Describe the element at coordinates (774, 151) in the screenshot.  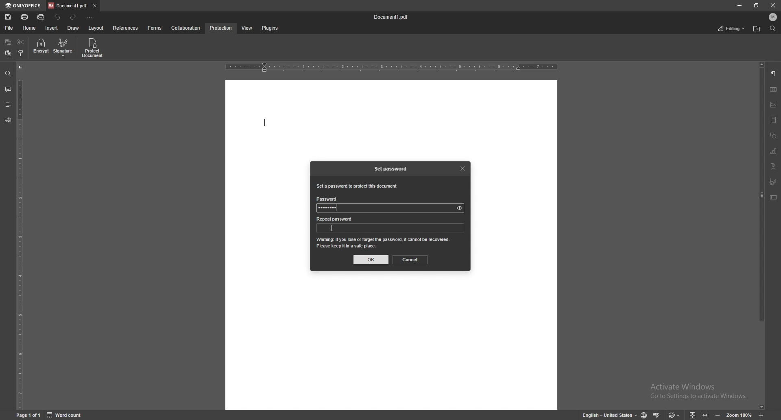
I see `chart` at that location.